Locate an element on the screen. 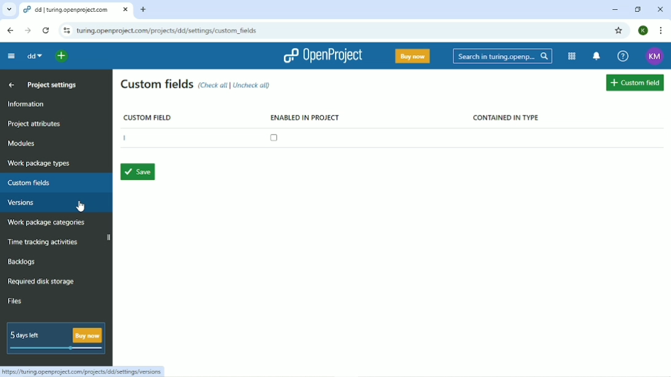 The image size is (671, 377). Custom fields is located at coordinates (635, 84).